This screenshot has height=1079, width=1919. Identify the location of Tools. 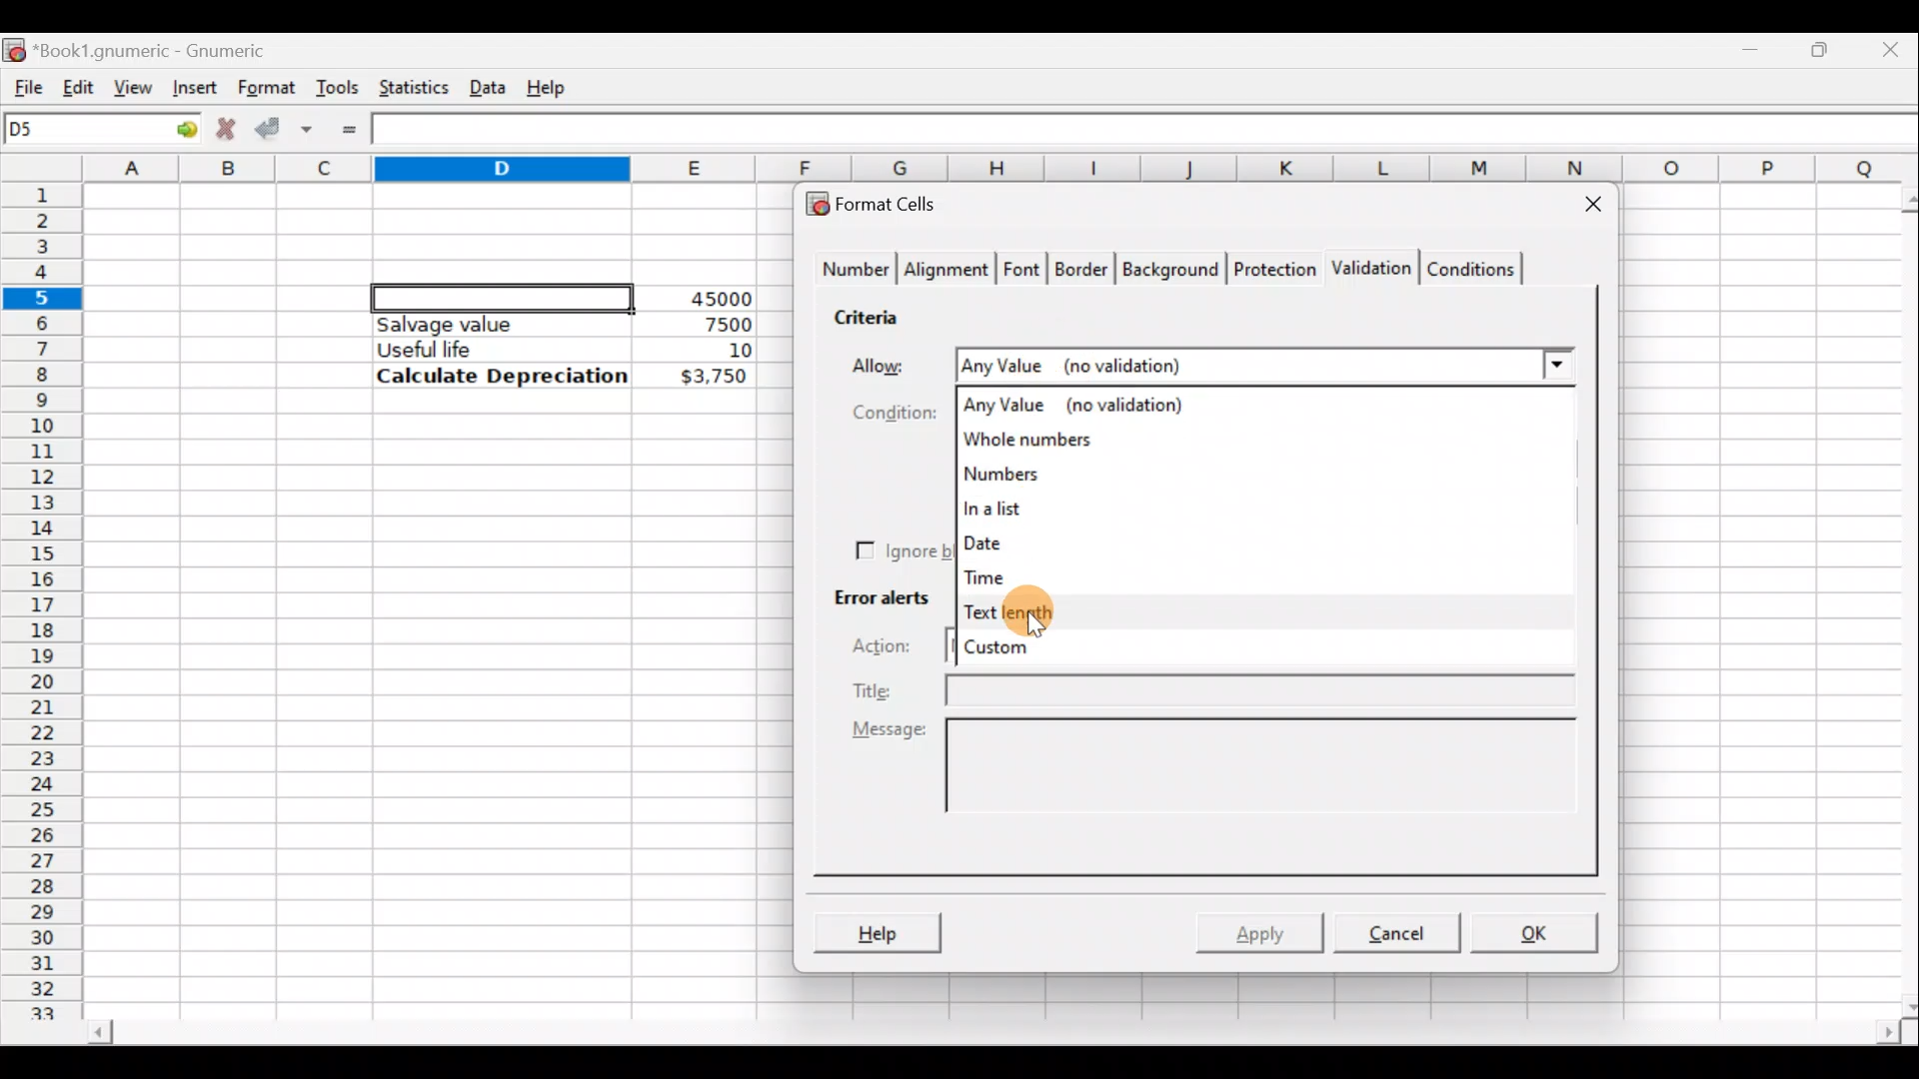
(337, 86).